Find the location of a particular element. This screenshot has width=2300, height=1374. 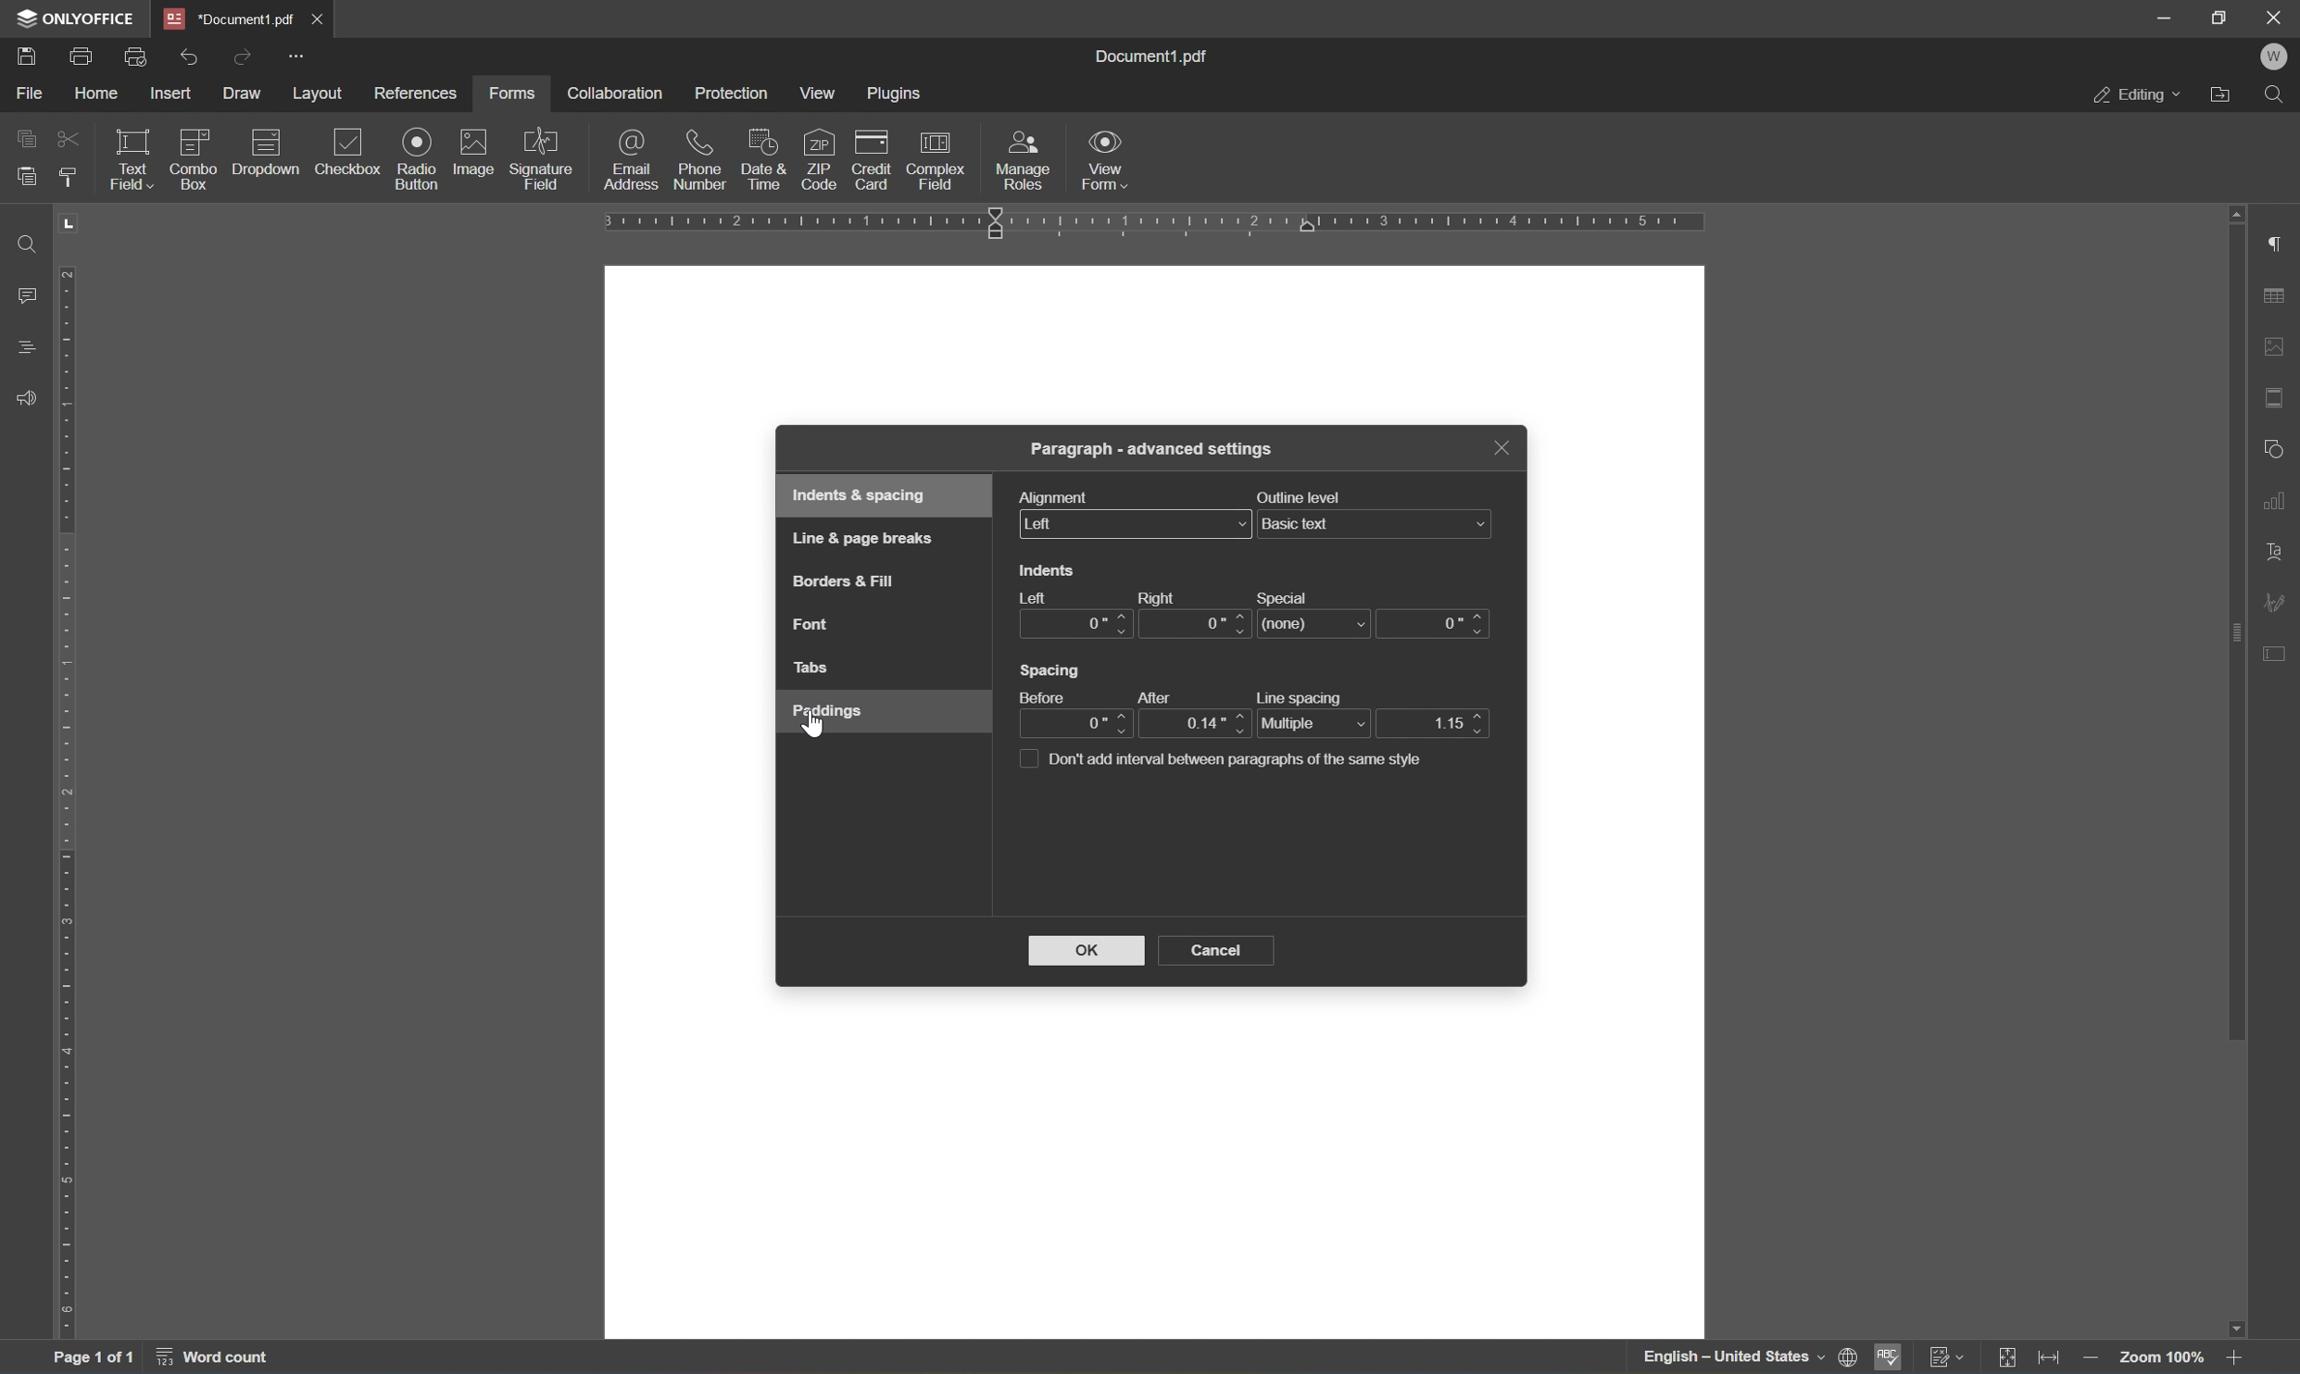

shape settings is located at coordinates (2274, 447).